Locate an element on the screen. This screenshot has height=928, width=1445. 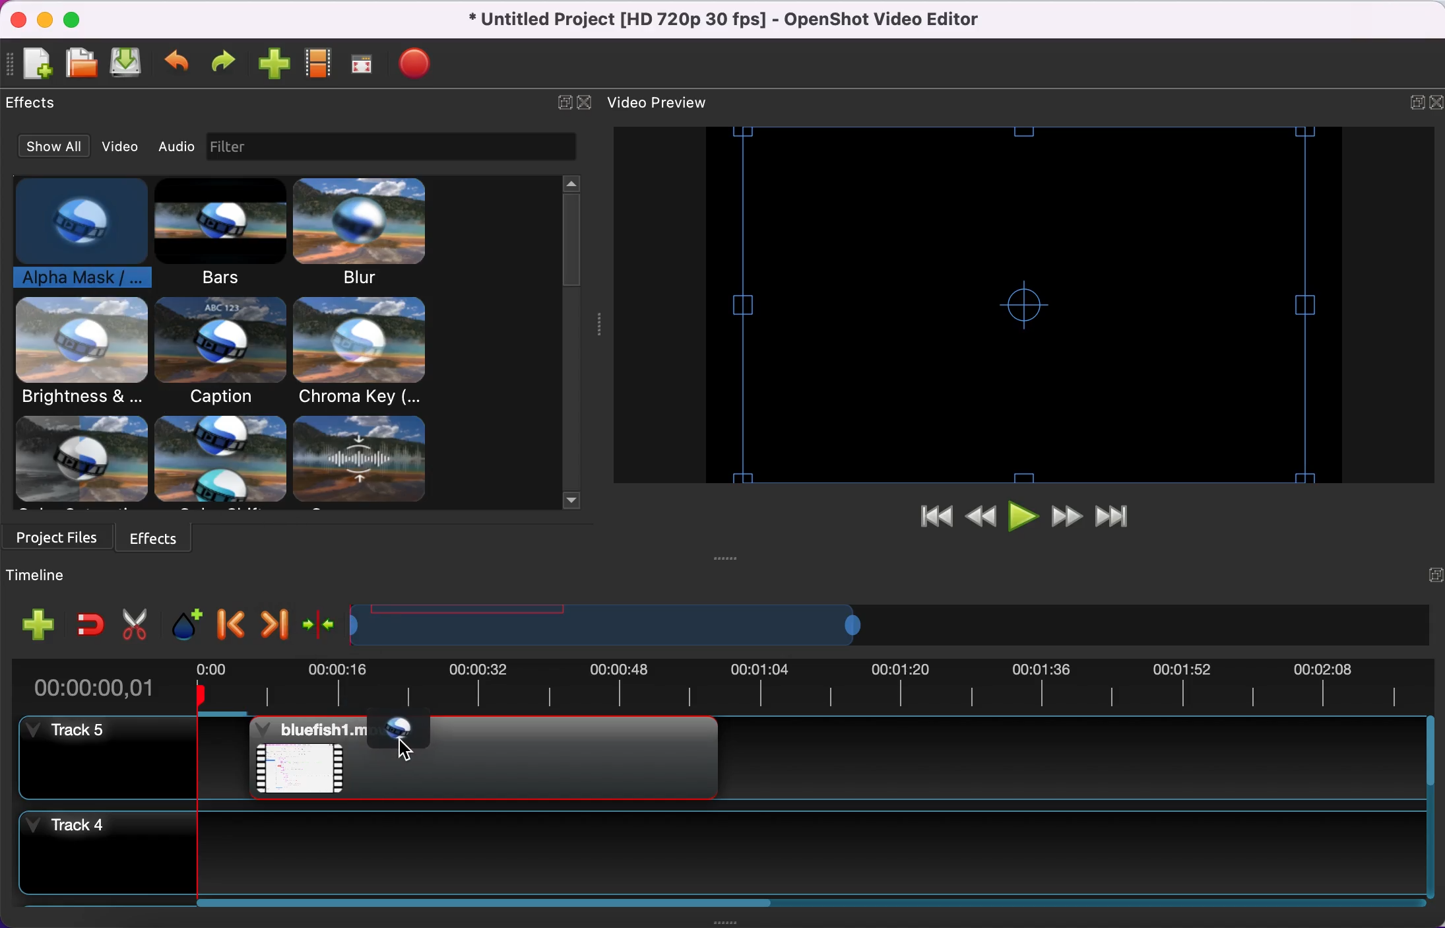
maximize is located at coordinates (75, 19).